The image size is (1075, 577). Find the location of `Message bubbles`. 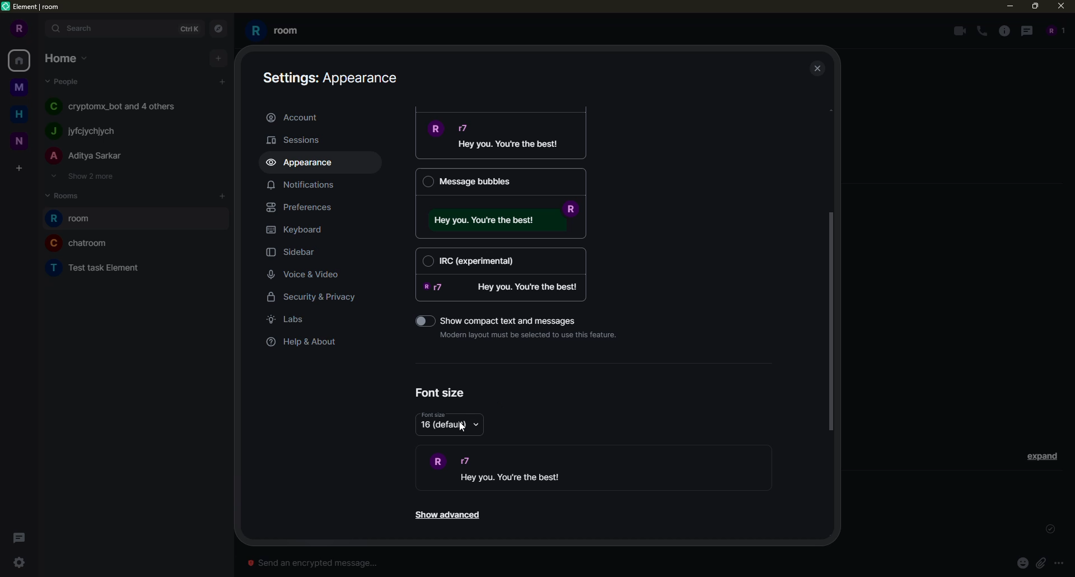

Message bubbles is located at coordinates (500, 182).